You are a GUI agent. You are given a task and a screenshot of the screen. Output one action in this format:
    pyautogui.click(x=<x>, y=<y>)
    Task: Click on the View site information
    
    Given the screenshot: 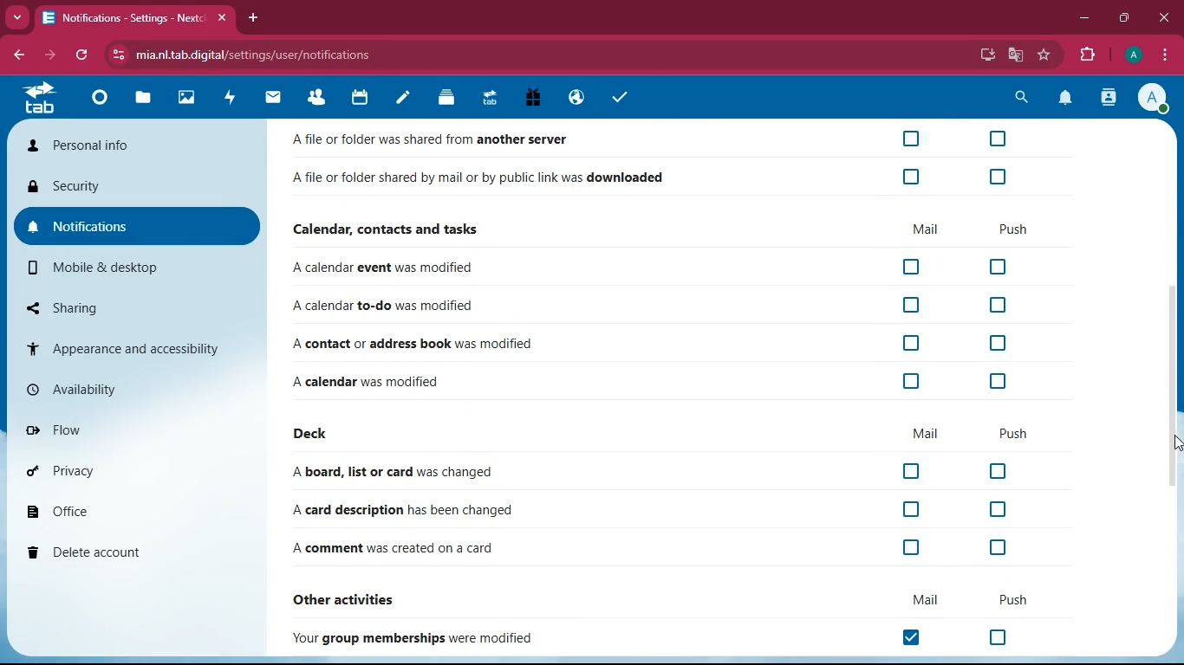 What is the action you would take?
    pyautogui.click(x=115, y=55)
    